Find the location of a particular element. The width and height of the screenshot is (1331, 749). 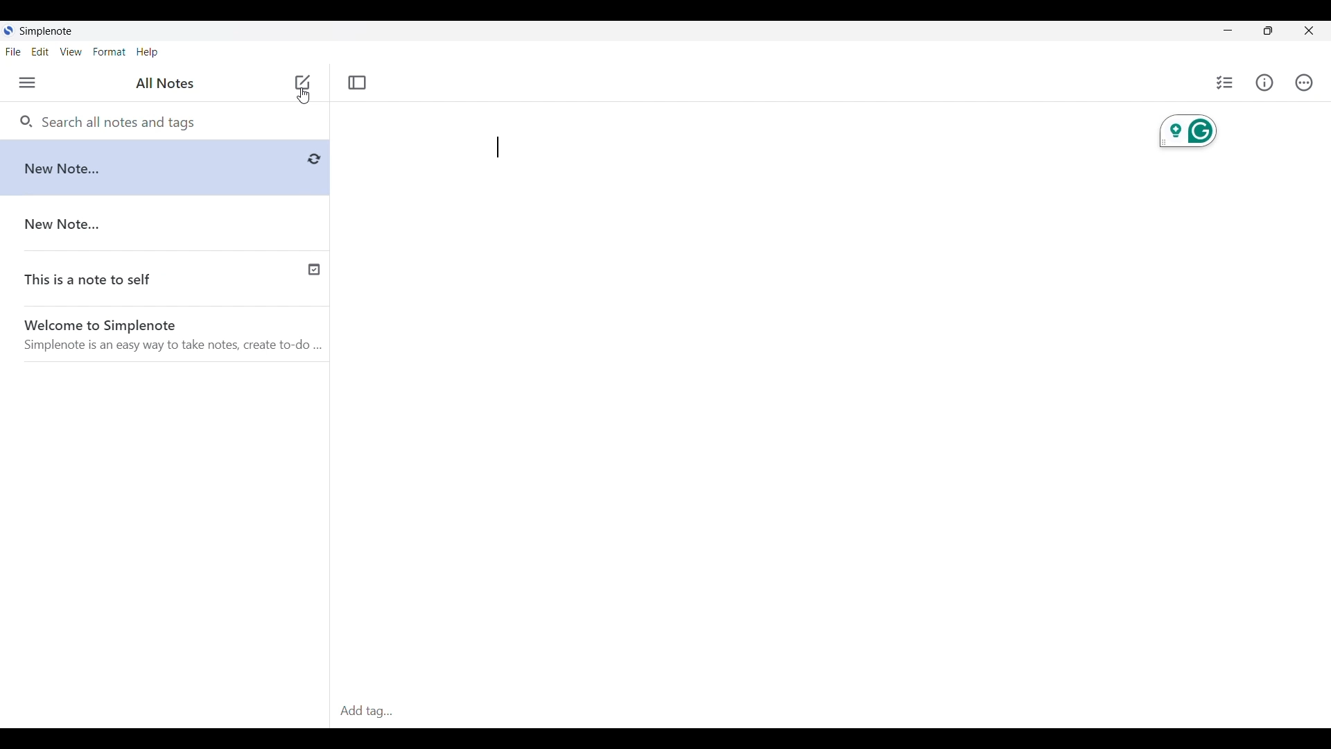

Toggle focus mode is located at coordinates (357, 83).